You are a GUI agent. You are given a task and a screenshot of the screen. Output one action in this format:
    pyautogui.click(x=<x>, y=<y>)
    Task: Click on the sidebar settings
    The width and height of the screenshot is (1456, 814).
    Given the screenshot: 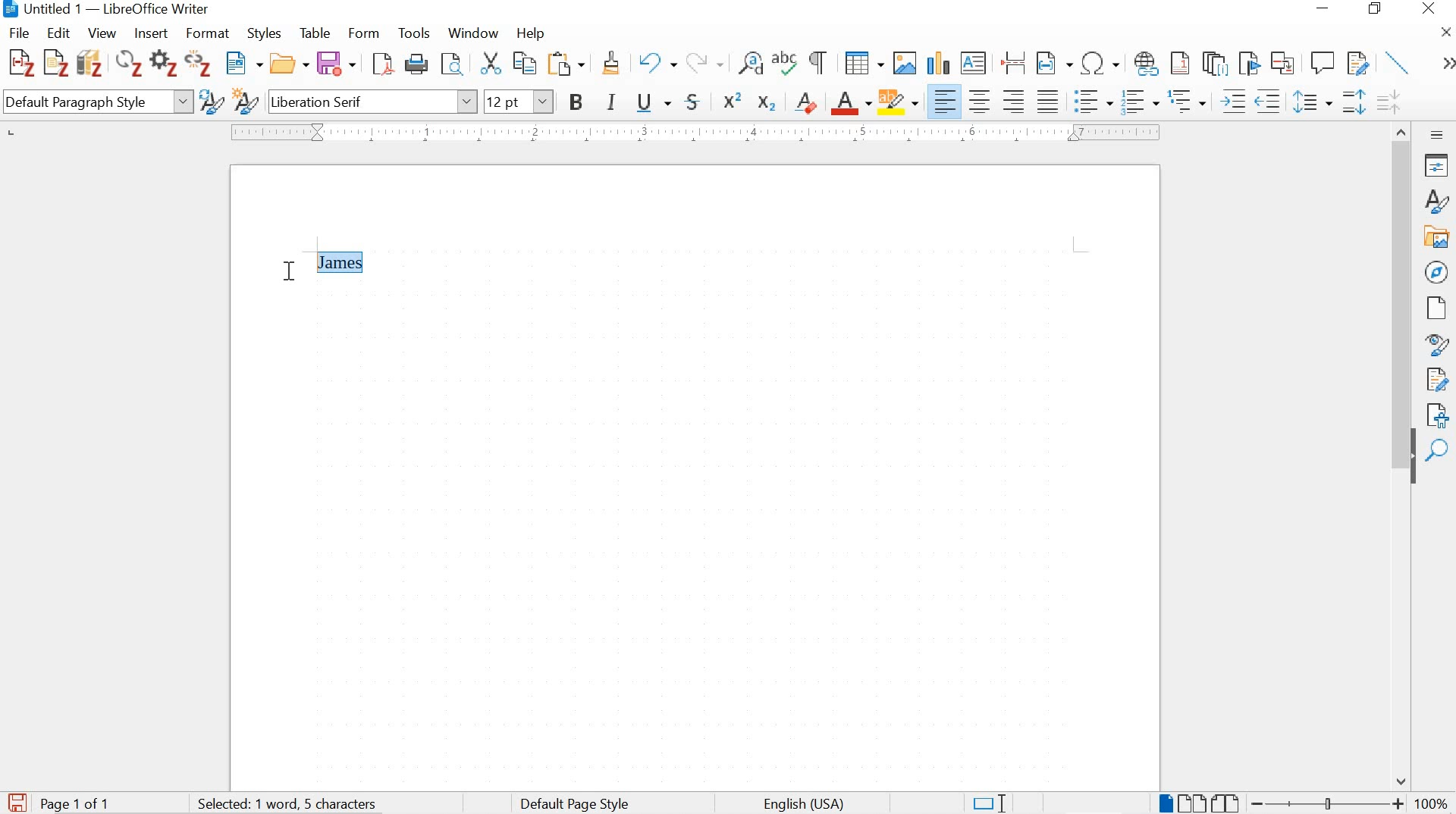 What is the action you would take?
    pyautogui.click(x=1438, y=134)
    